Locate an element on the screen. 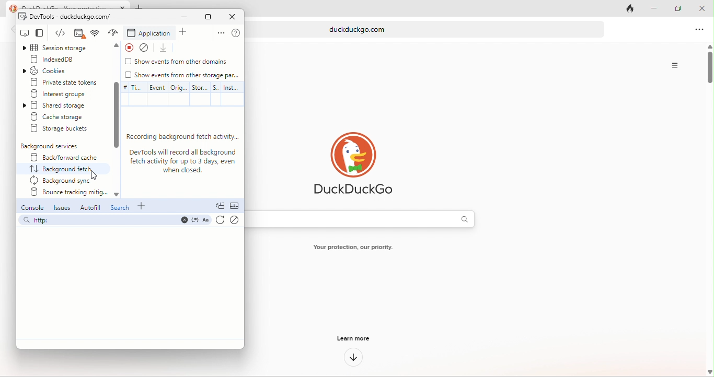 The height and width of the screenshot is (377, 714). cookies is located at coordinates (55, 70).